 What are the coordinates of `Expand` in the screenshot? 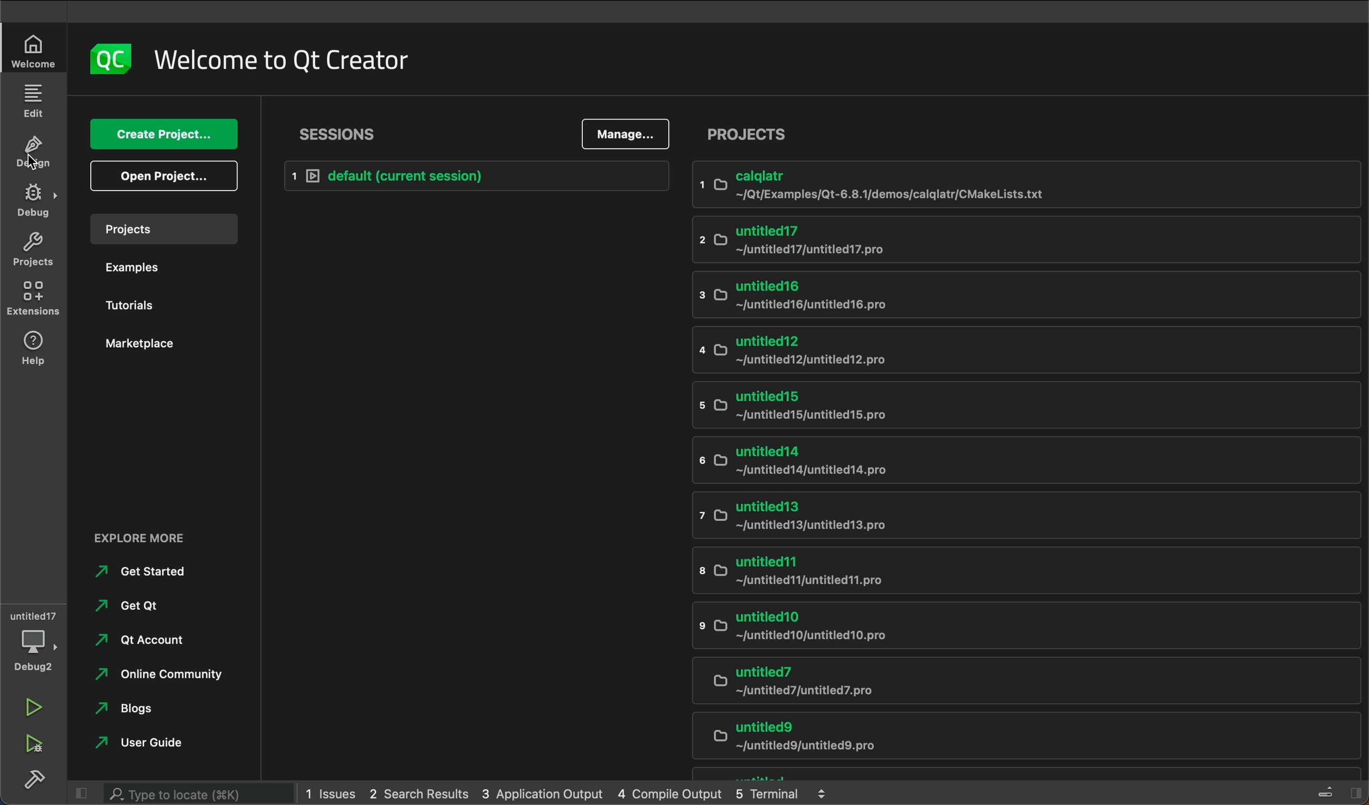 It's located at (821, 791).